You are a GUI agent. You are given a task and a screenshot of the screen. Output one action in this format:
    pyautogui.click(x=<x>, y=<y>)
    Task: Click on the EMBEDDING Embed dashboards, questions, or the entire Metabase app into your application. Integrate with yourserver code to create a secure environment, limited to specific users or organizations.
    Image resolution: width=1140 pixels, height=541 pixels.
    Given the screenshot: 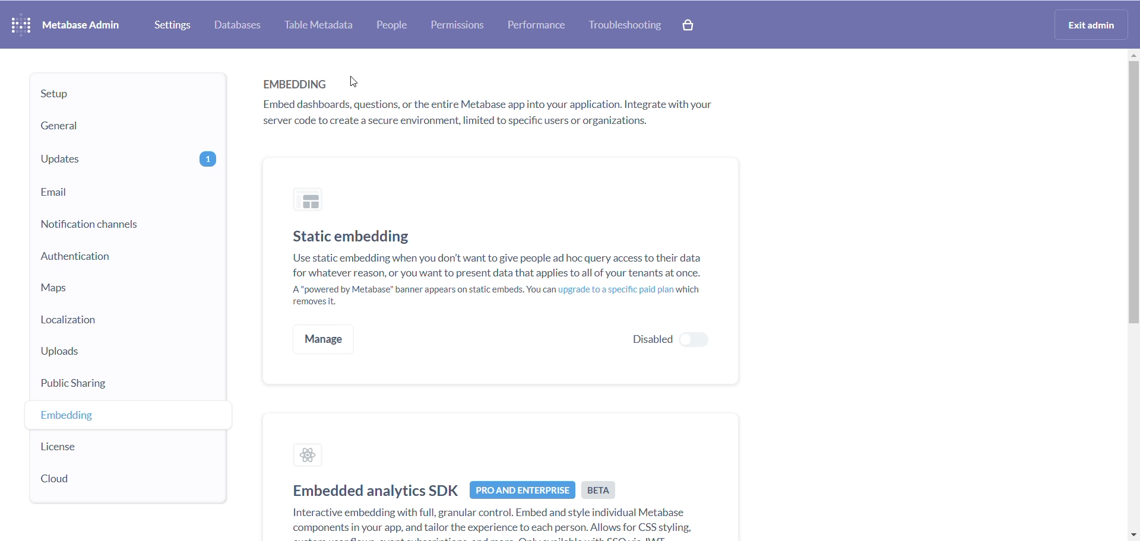 What is the action you would take?
    pyautogui.click(x=494, y=104)
    